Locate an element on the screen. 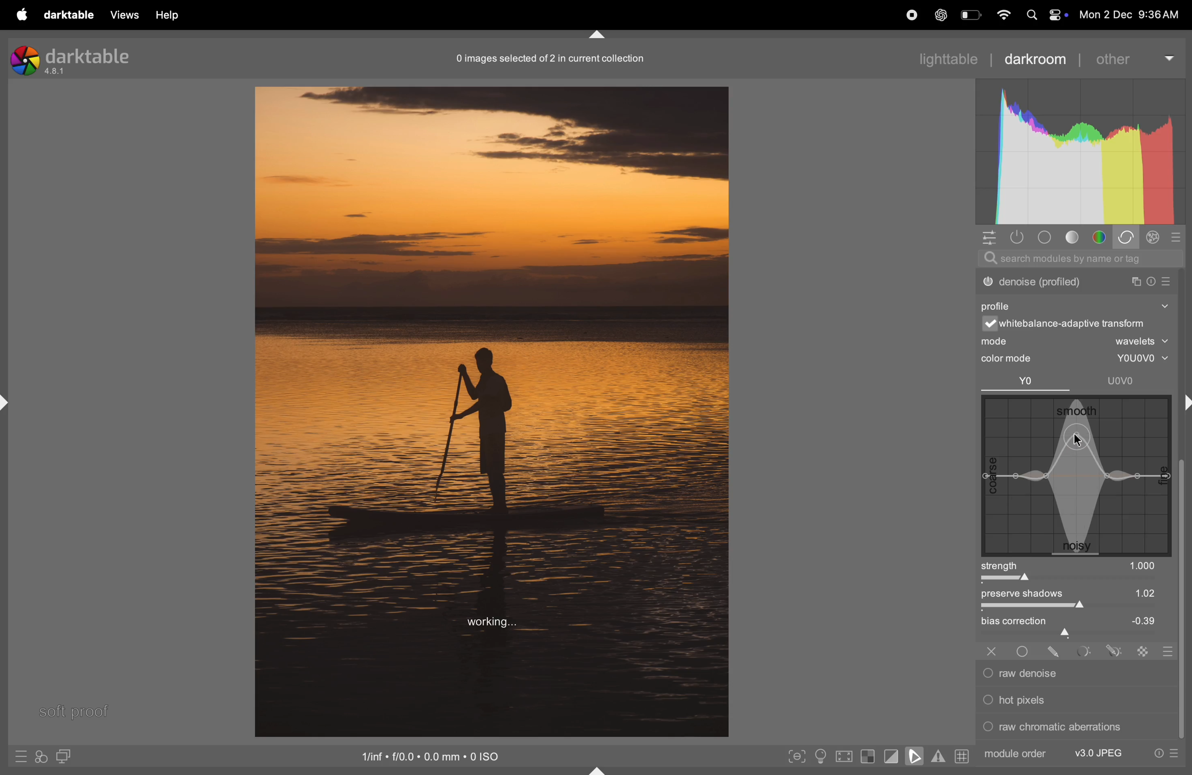 The image size is (1192, 775). apple widgets is located at coordinates (1044, 15).